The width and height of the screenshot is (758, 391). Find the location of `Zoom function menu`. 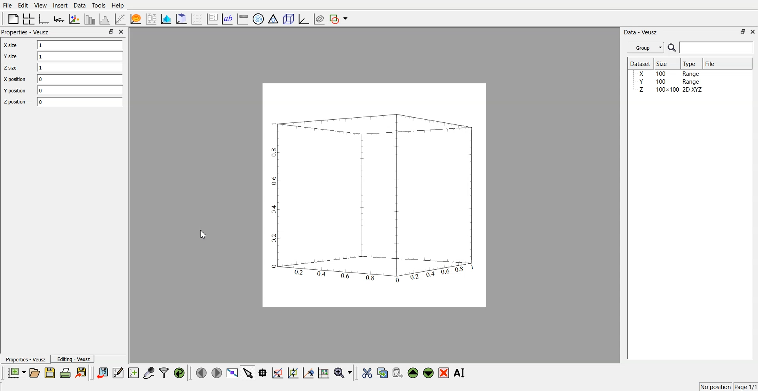

Zoom function menu is located at coordinates (344, 372).